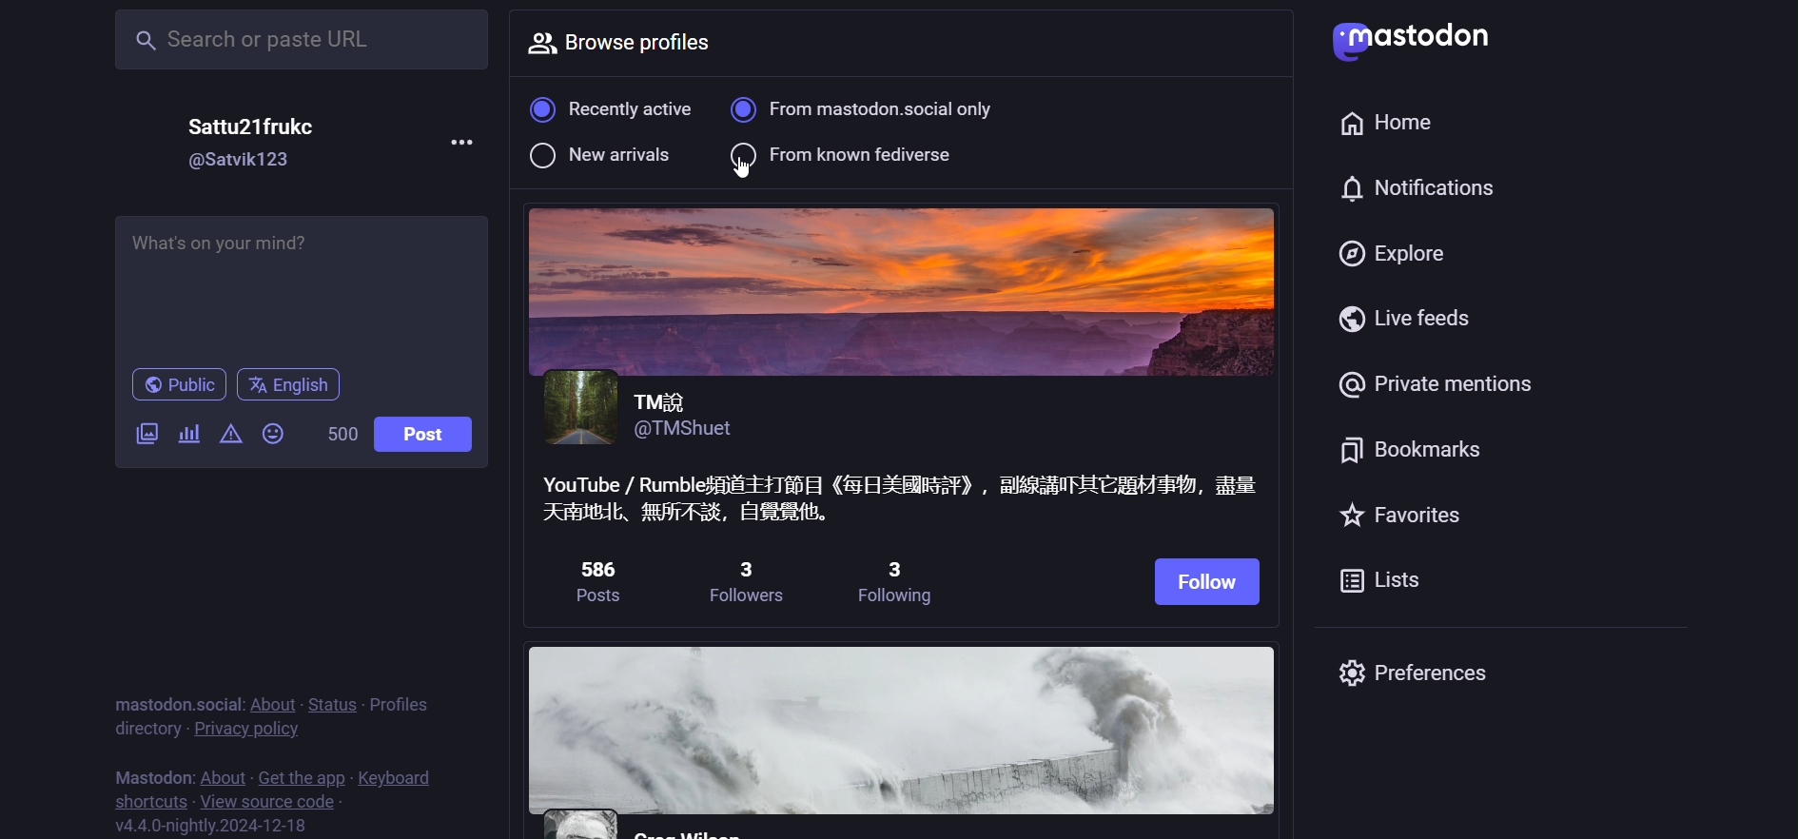 This screenshot has height=839, width=1798. I want to click on about, so click(224, 772).